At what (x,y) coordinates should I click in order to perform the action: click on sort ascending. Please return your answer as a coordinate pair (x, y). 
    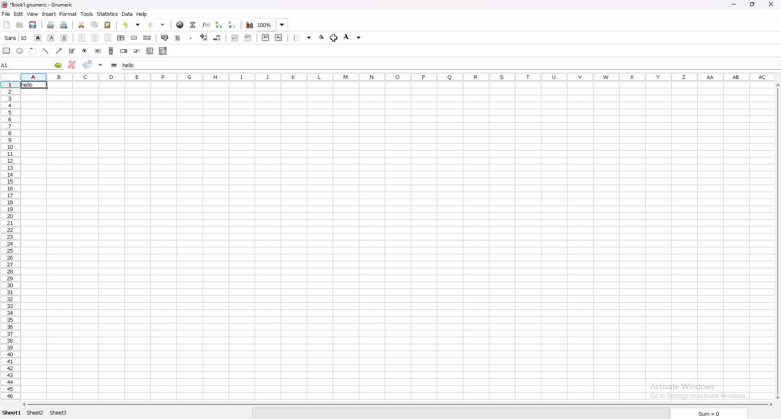
    Looking at the image, I should click on (220, 24).